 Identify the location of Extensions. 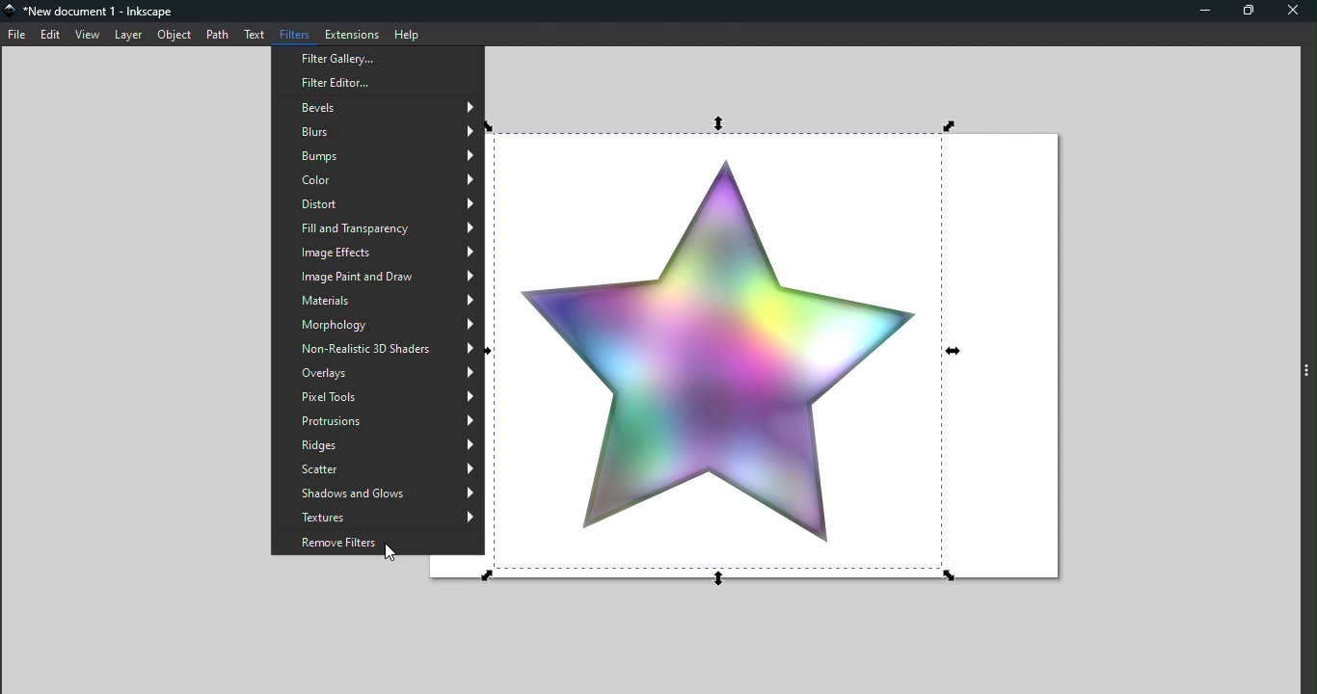
(351, 34).